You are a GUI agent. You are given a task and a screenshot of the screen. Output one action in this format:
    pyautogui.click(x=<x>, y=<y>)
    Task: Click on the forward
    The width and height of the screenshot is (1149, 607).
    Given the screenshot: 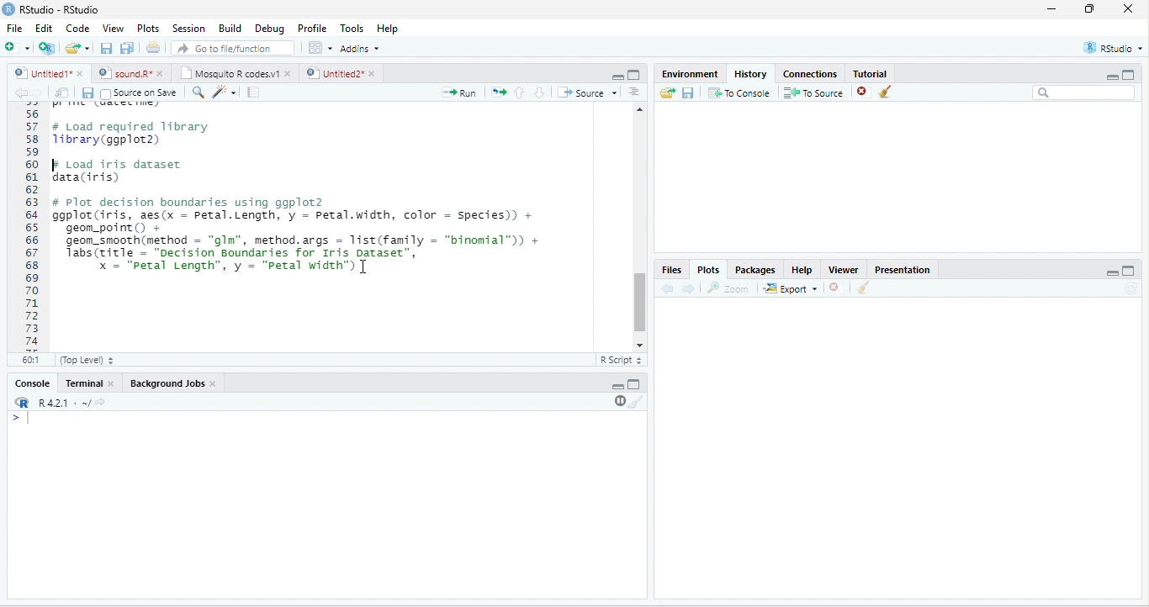 What is the action you would take?
    pyautogui.click(x=688, y=289)
    